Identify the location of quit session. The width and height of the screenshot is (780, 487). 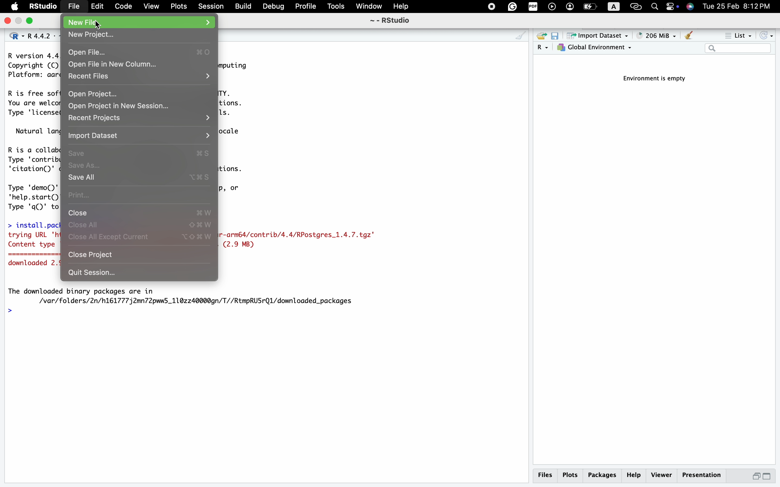
(133, 274).